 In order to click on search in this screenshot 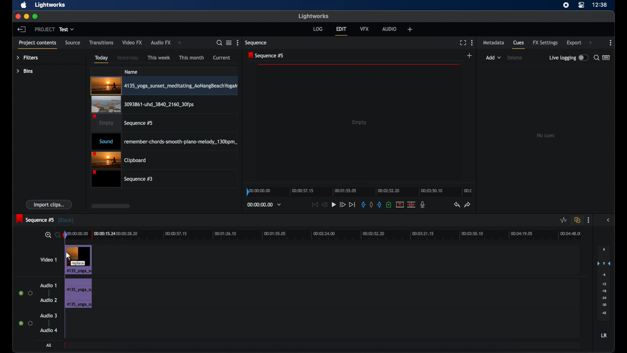, I will do `click(219, 43)`.